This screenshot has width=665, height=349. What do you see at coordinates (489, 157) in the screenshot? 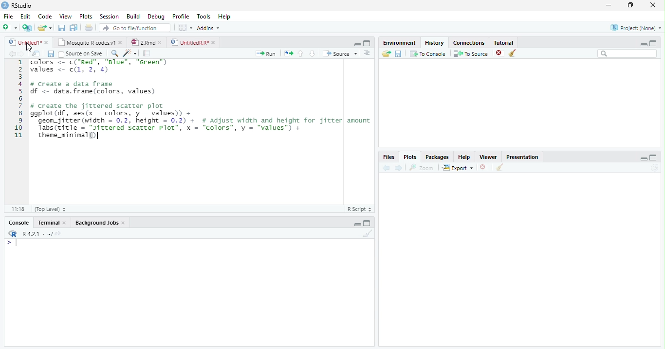
I see `Viewer` at bounding box center [489, 157].